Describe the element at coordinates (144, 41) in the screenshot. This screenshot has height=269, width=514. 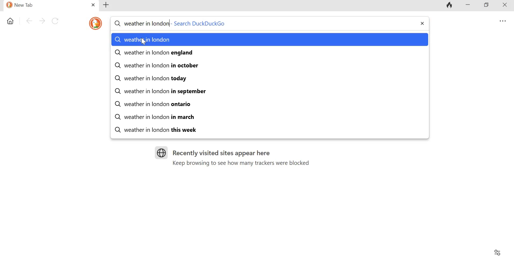
I see `Cursor` at that location.